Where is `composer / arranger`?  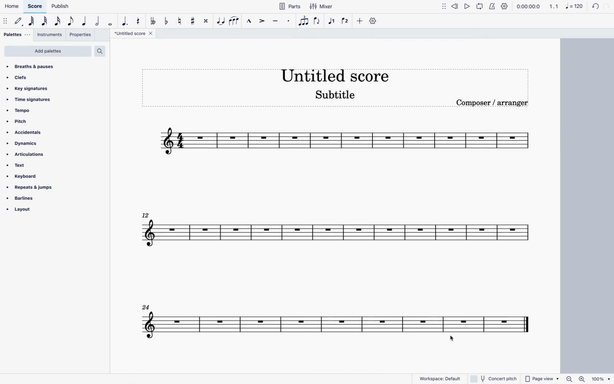
composer / arranger is located at coordinates (490, 105).